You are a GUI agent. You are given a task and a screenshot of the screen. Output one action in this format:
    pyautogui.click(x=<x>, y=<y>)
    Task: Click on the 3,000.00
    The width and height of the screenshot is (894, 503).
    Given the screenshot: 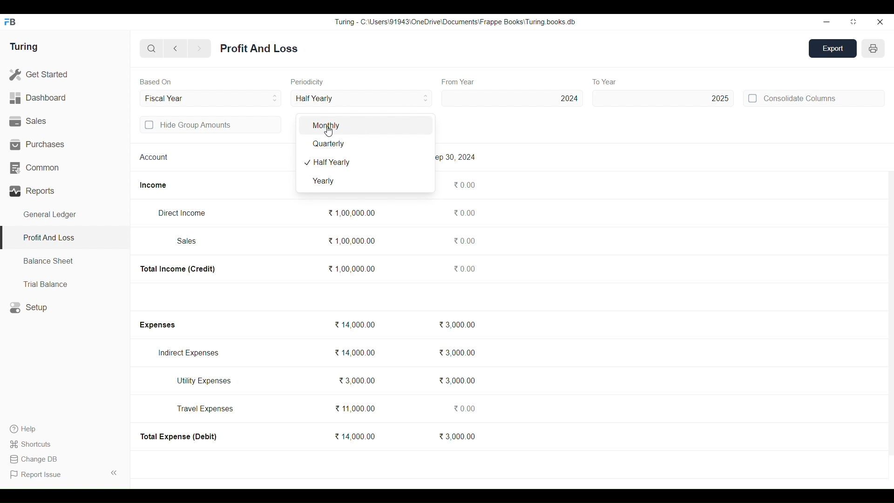 What is the action you would take?
    pyautogui.click(x=456, y=381)
    